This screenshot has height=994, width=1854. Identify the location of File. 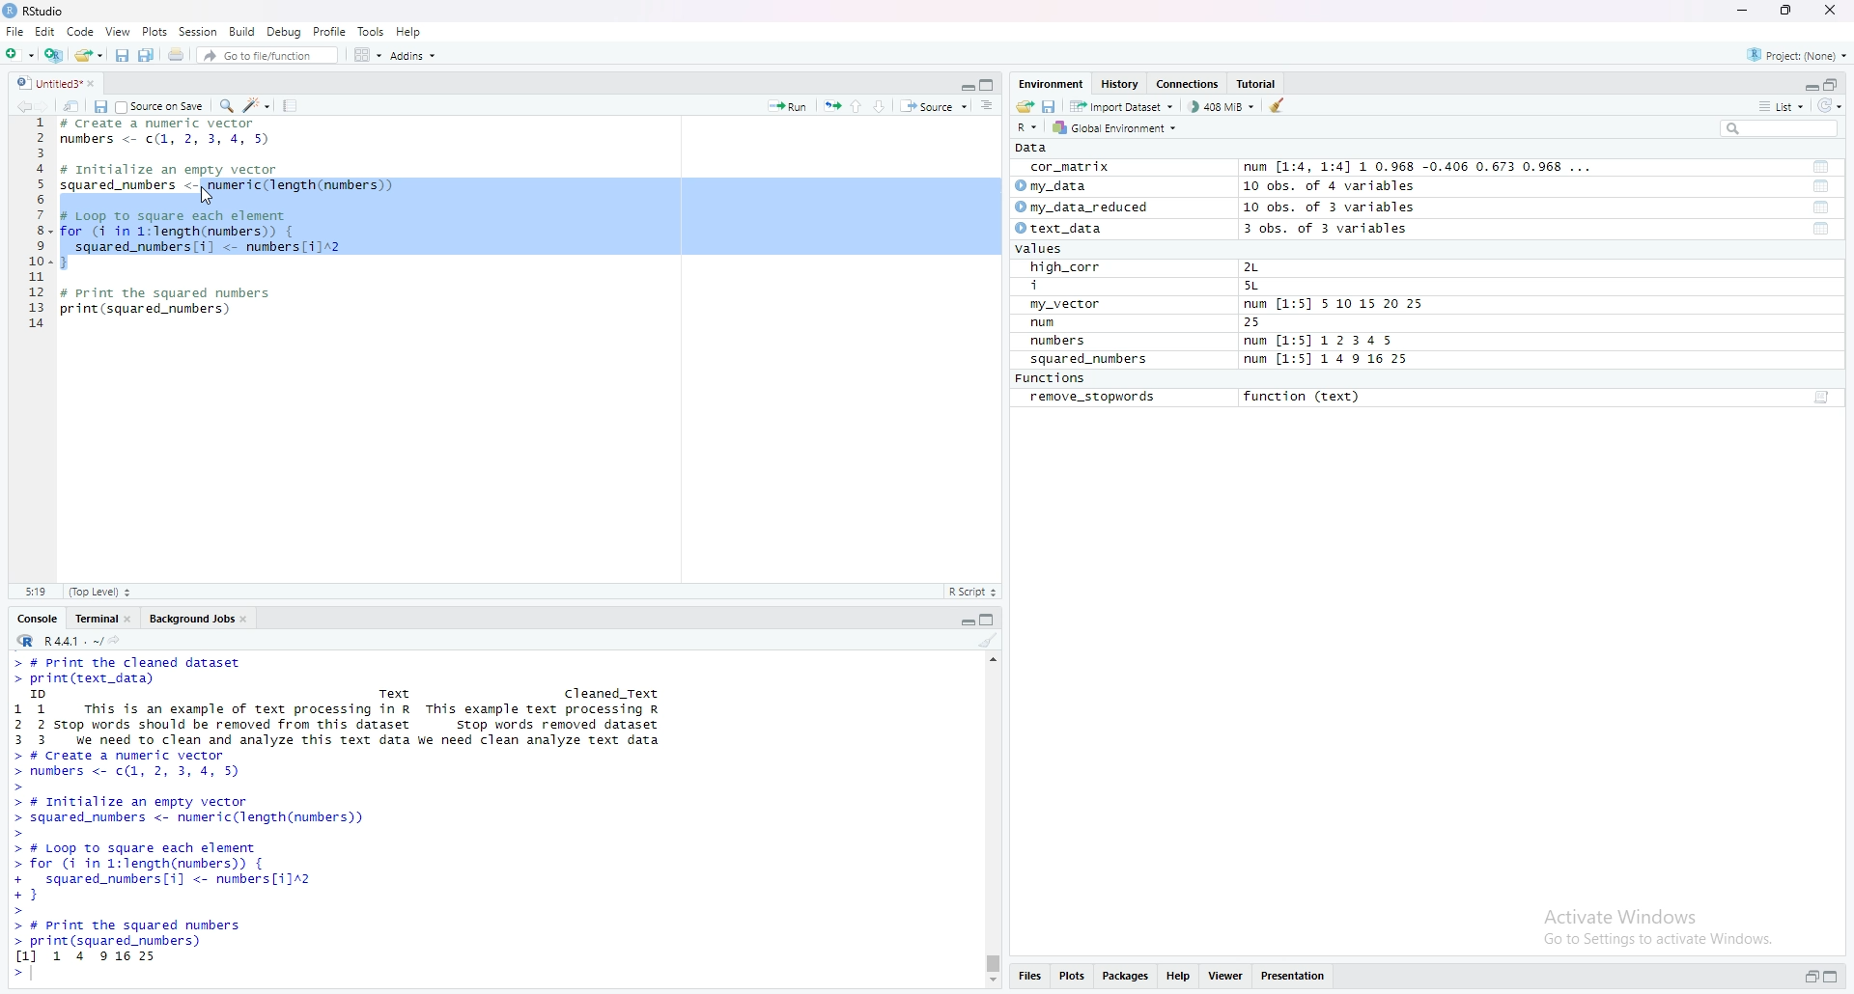
(14, 31).